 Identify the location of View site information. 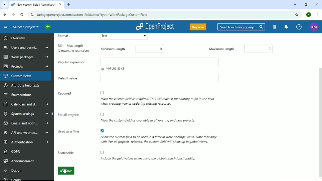
(32, 15).